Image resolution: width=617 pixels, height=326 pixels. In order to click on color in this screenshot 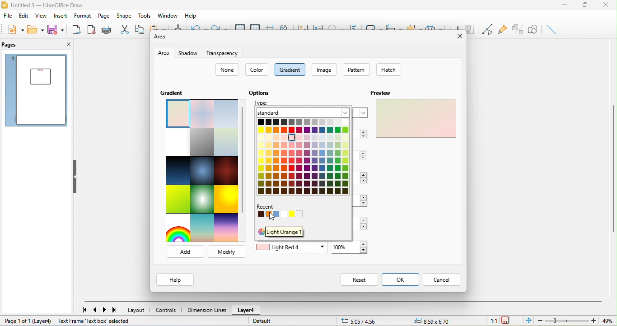, I will do `click(258, 70)`.